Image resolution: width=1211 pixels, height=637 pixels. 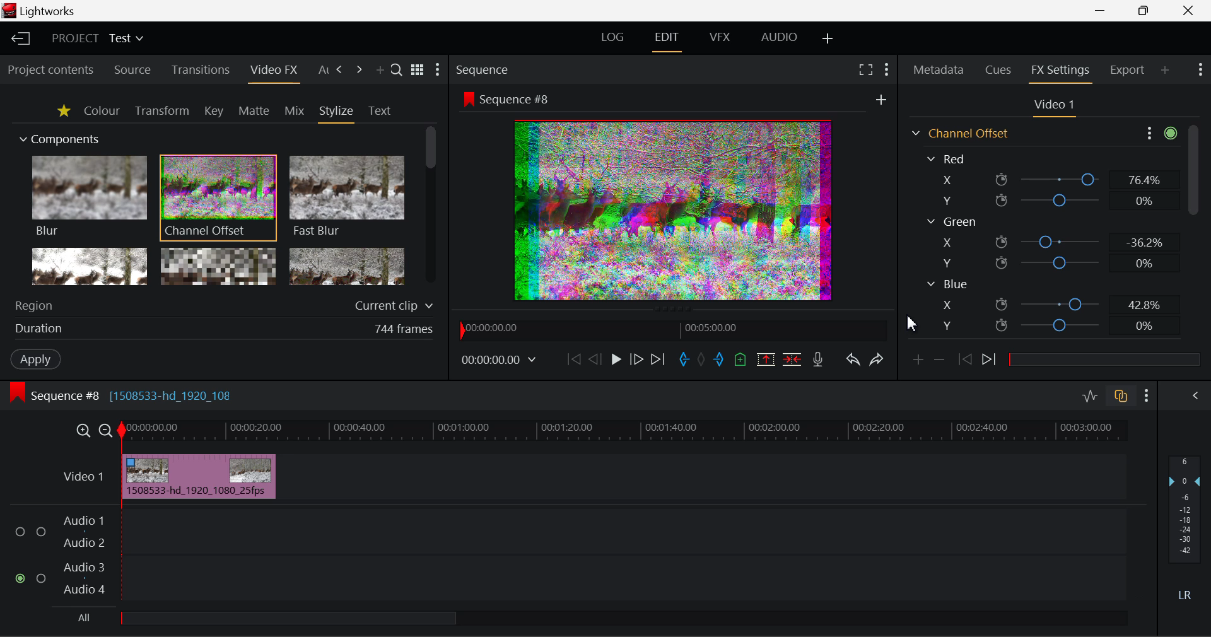 I want to click on Channel Offset, so click(x=958, y=133).